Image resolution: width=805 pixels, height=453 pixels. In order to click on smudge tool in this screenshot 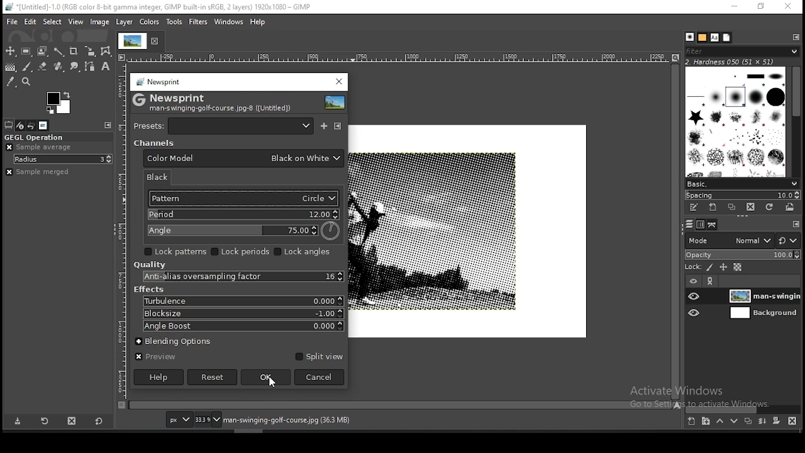, I will do `click(75, 66)`.